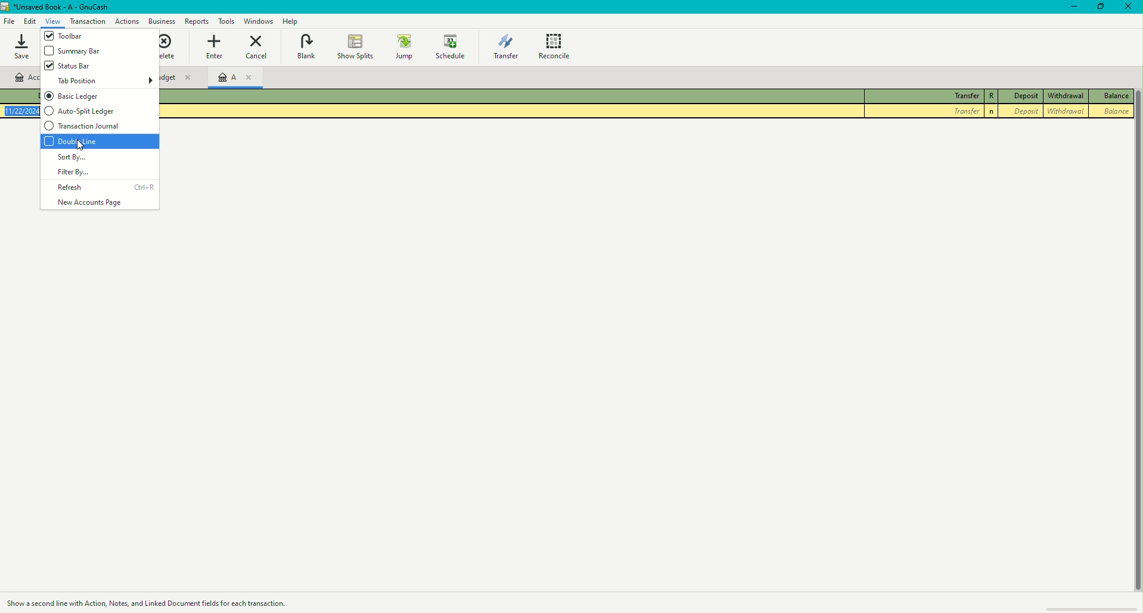  What do you see at coordinates (922, 111) in the screenshot?
I see `Transfer` at bounding box center [922, 111].